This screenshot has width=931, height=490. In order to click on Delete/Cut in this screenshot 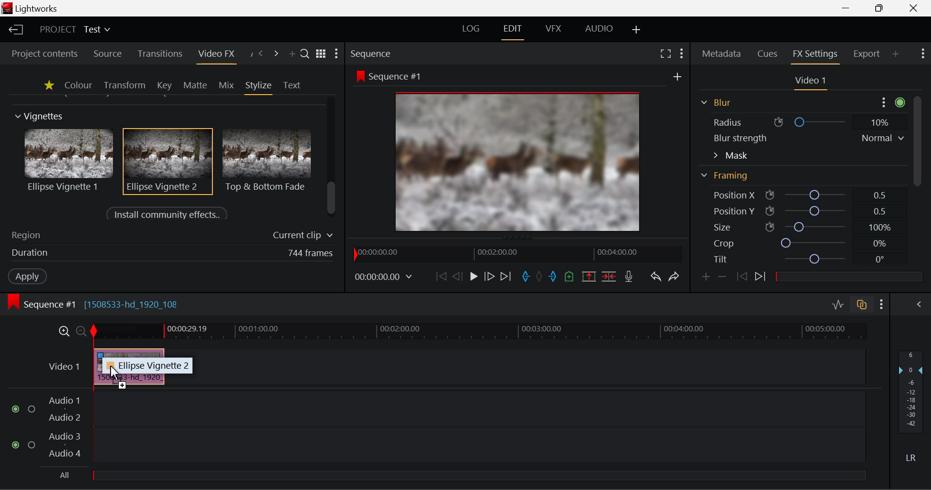, I will do `click(610, 274)`.